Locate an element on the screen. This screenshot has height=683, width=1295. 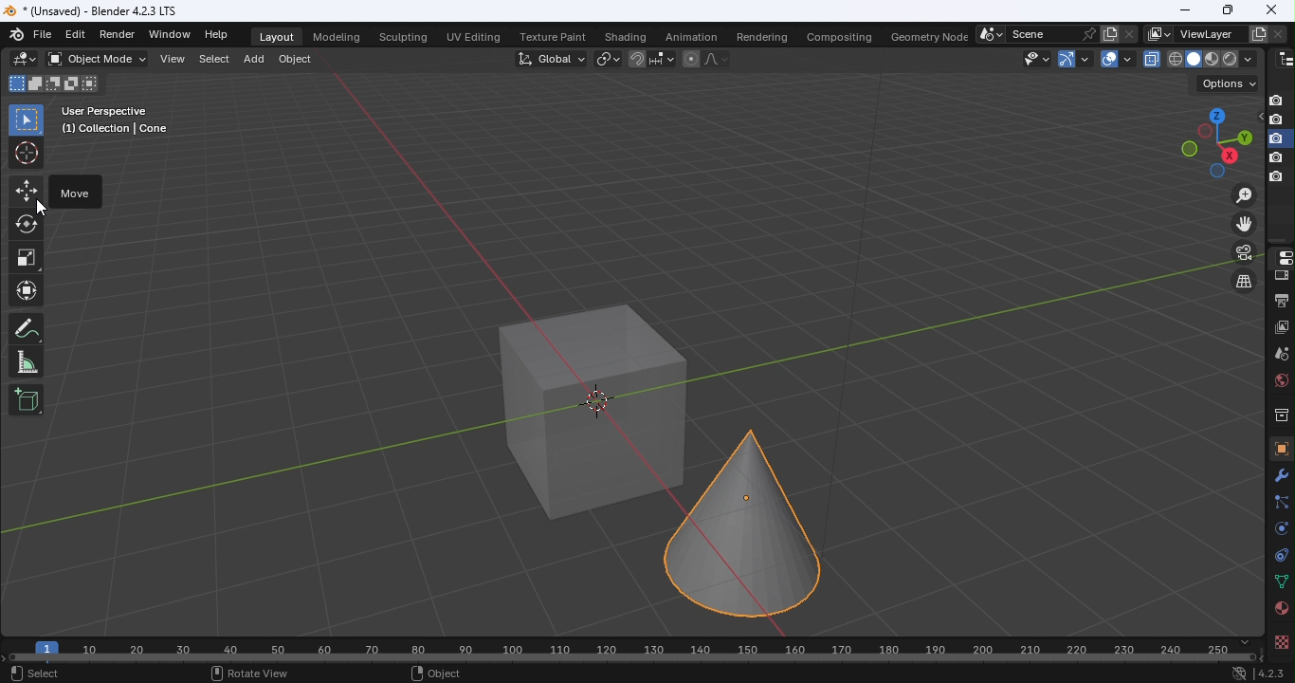
Select box is located at coordinates (26, 120).